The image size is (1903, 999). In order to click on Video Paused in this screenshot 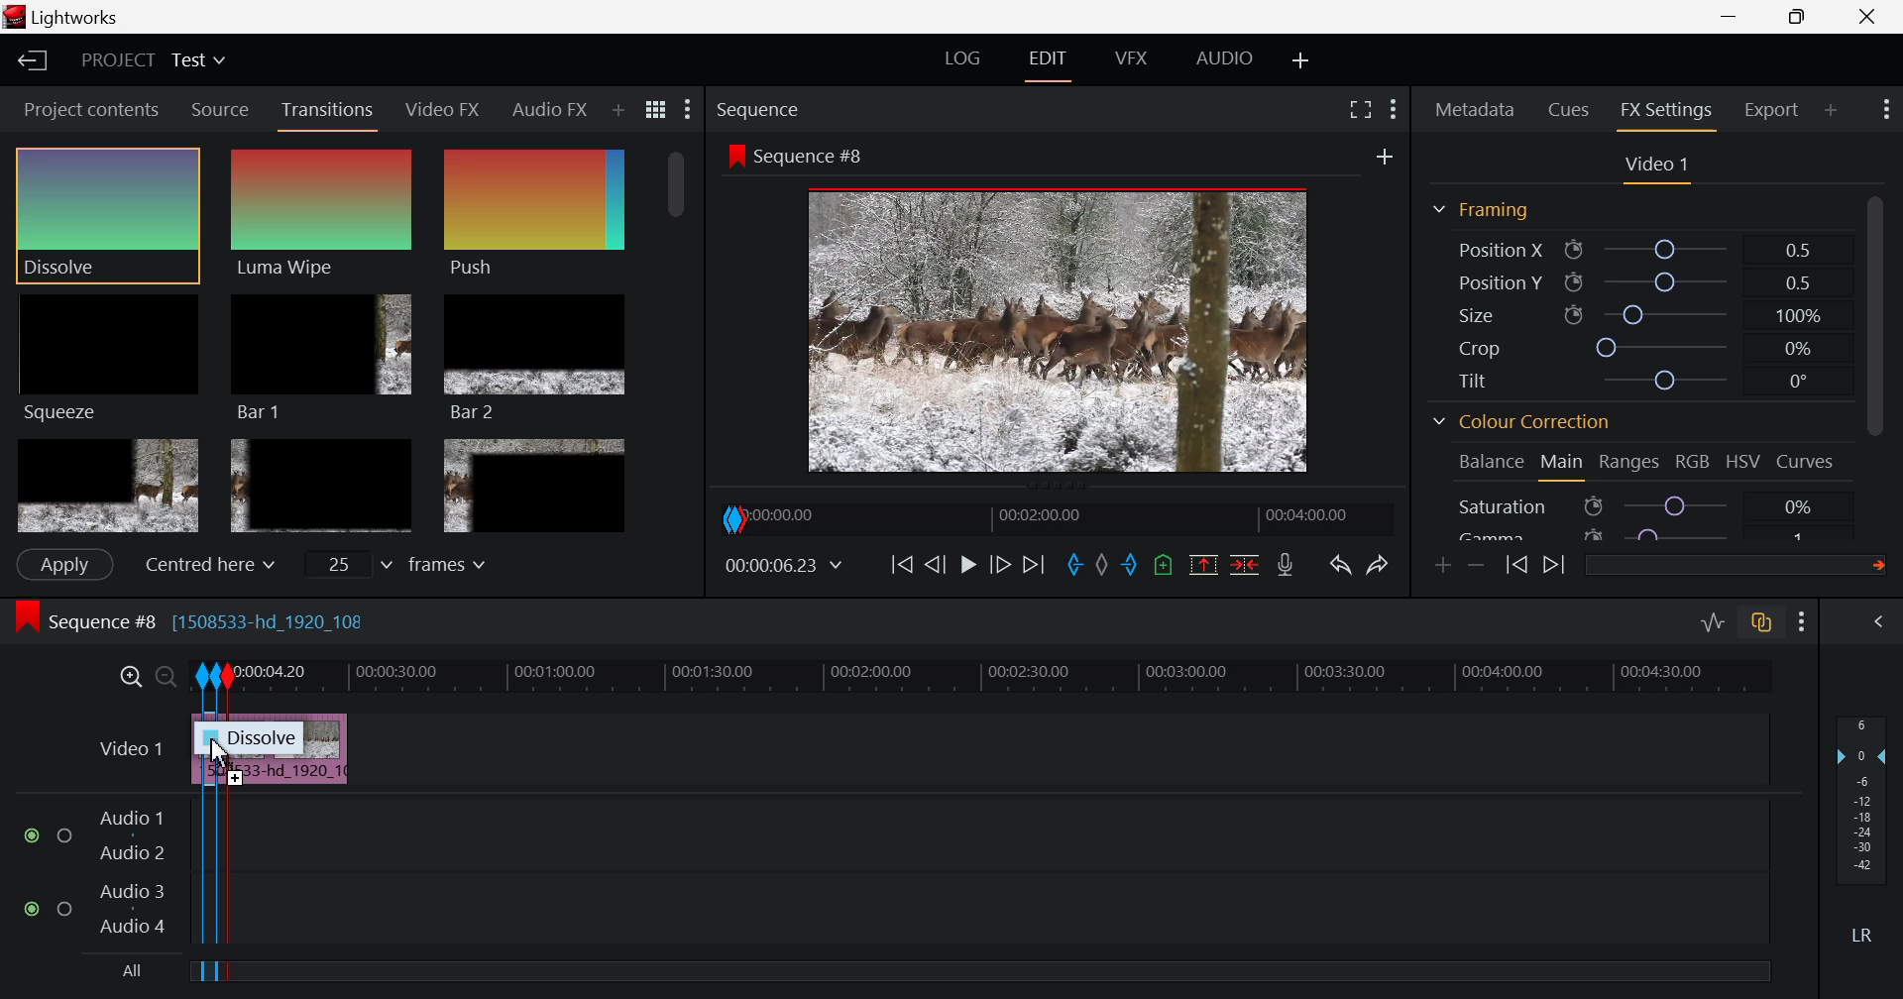, I will do `click(968, 569)`.